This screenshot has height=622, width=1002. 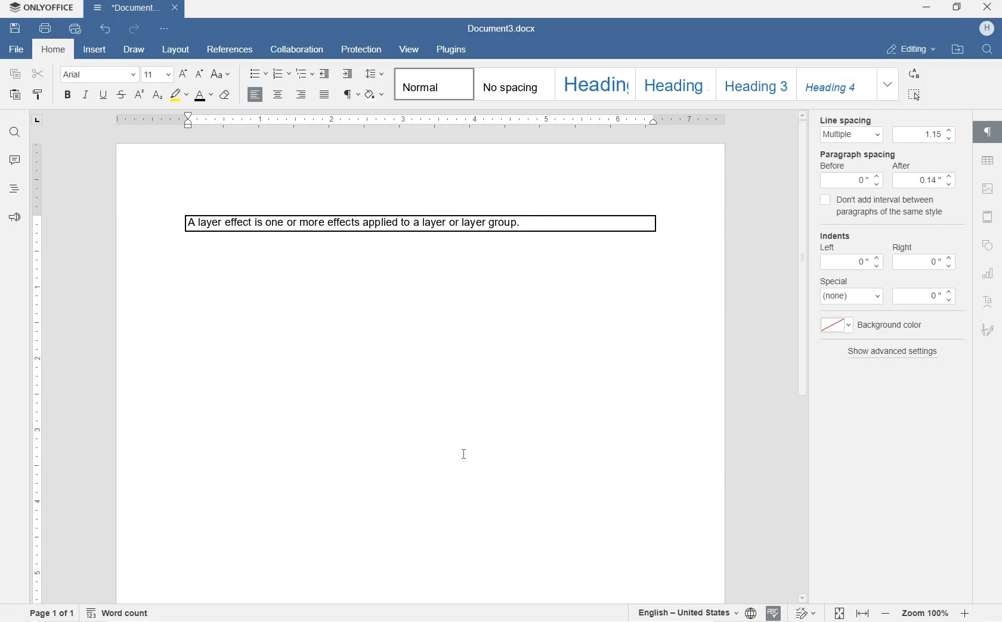 I want to click on HIGHLIGHT COLOR, so click(x=180, y=95).